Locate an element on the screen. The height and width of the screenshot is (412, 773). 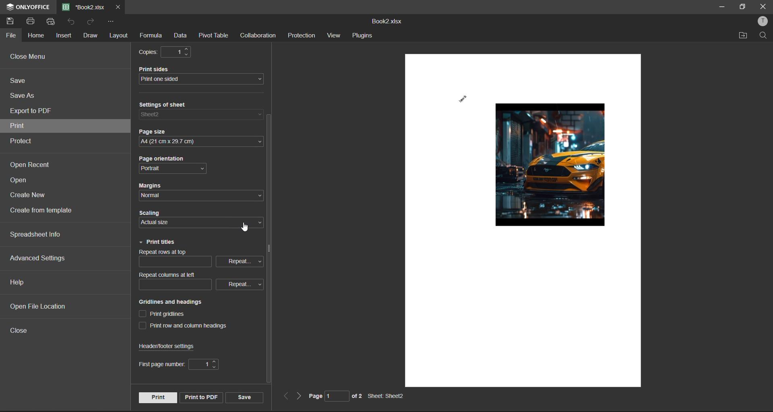
out of page  is located at coordinates (357, 396).